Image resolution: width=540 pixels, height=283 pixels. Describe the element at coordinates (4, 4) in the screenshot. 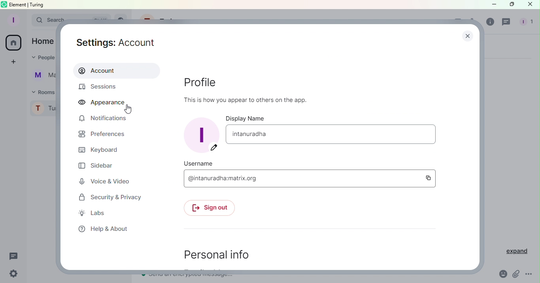

I see `element logo` at that location.